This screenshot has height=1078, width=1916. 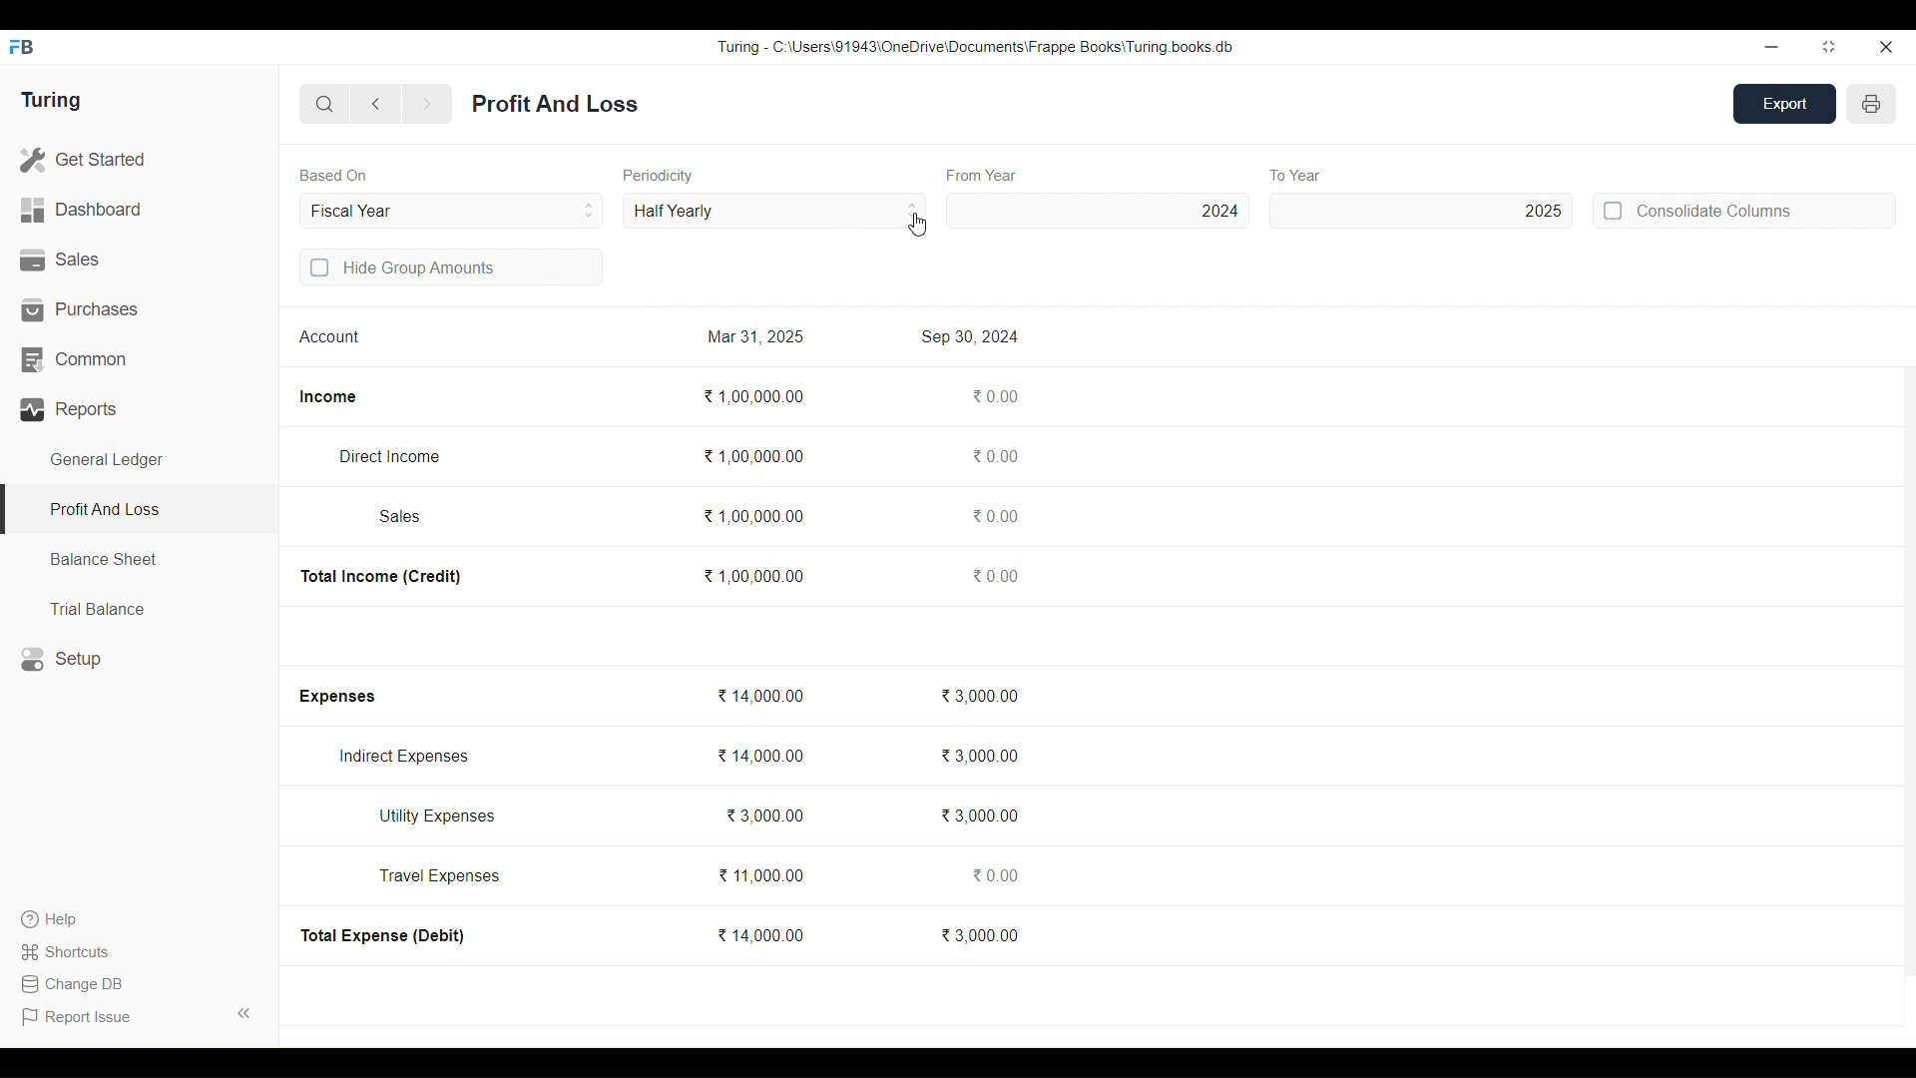 What do you see at coordinates (404, 757) in the screenshot?
I see `Indirect Expenses` at bounding box center [404, 757].